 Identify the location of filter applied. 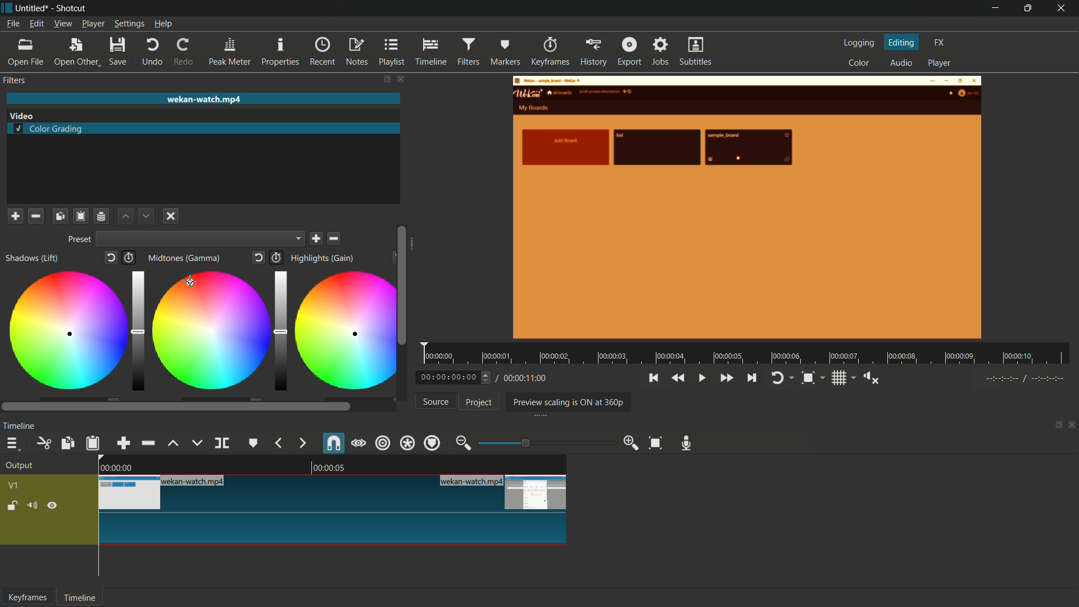
(748, 209).